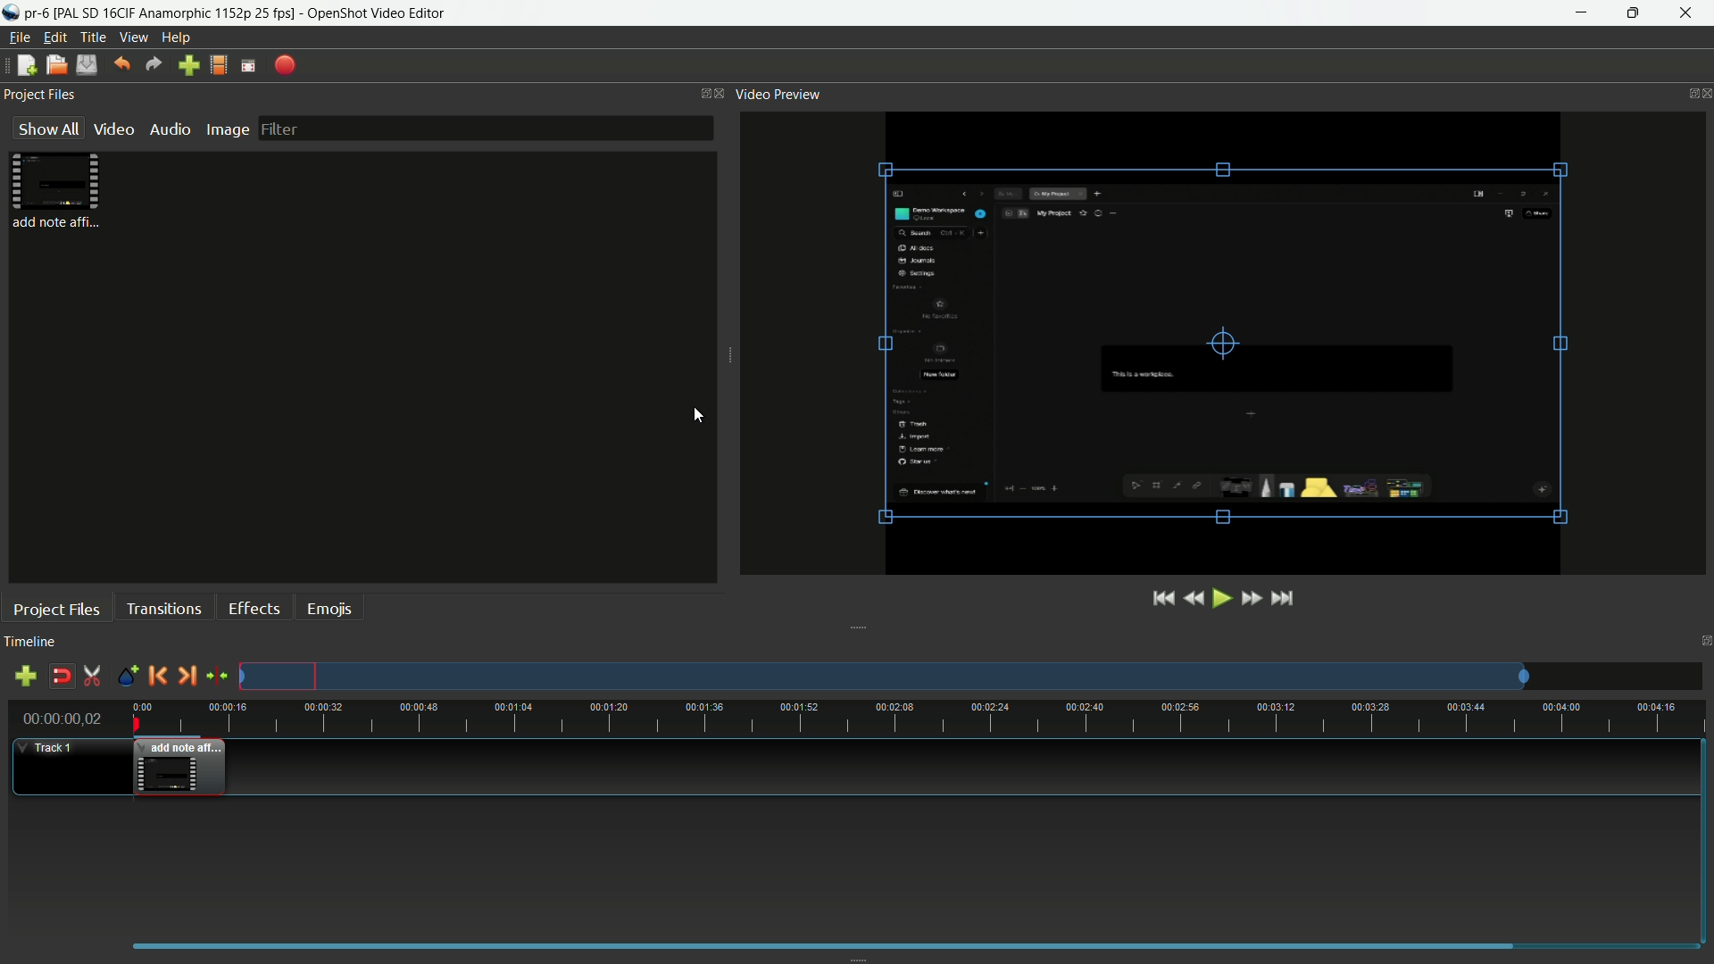 Image resolution: width=1714 pixels, height=964 pixels. What do you see at coordinates (1687, 92) in the screenshot?
I see `change layout` at bounding box center [1687, 92].